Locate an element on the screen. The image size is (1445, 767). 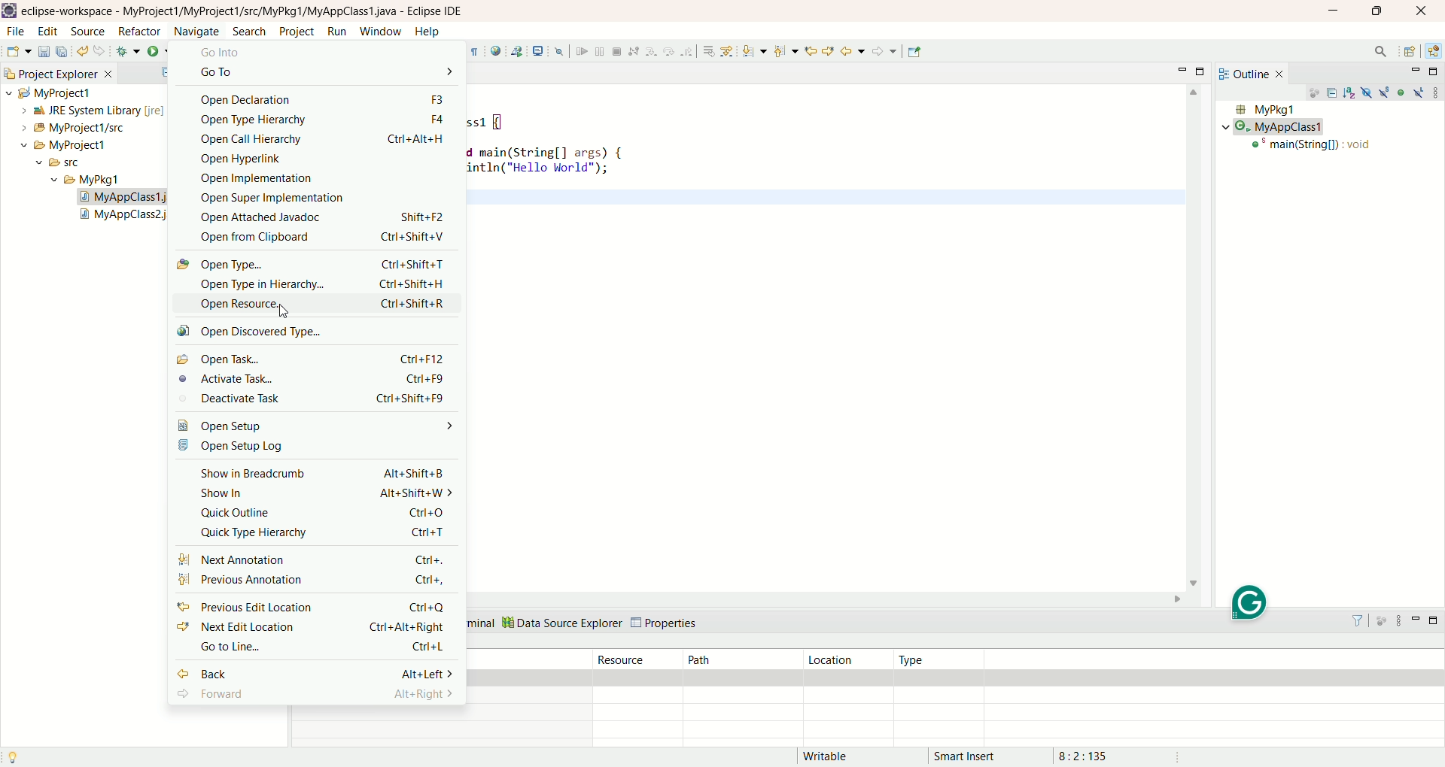
focus on active task is located at coordinates (1313, 94).